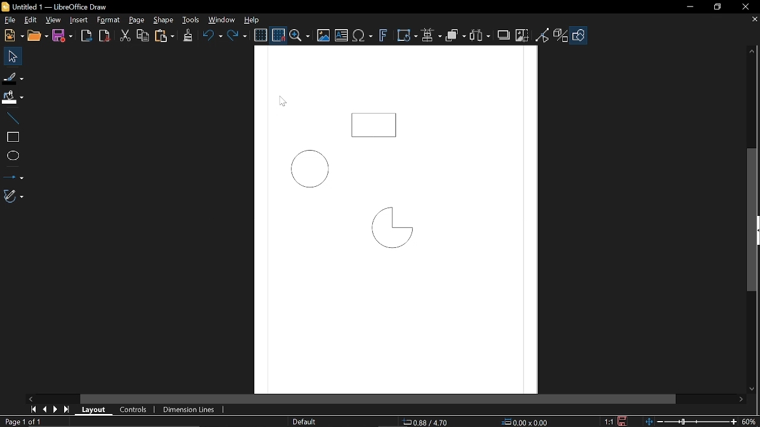  Describe the element at coordinates (12, 36) in the screenshot. I see `New` at that location.